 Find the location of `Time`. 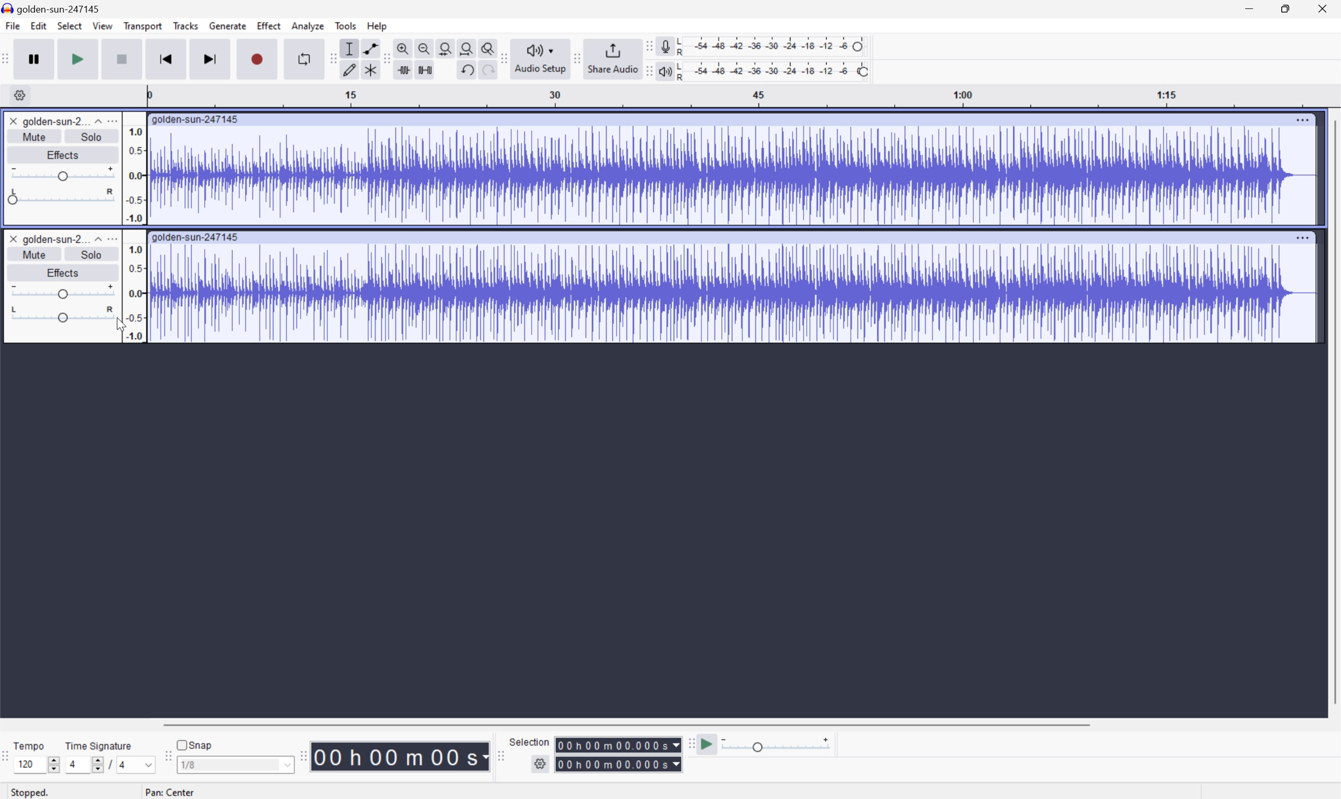

Time is located at coordinates (400, 757).